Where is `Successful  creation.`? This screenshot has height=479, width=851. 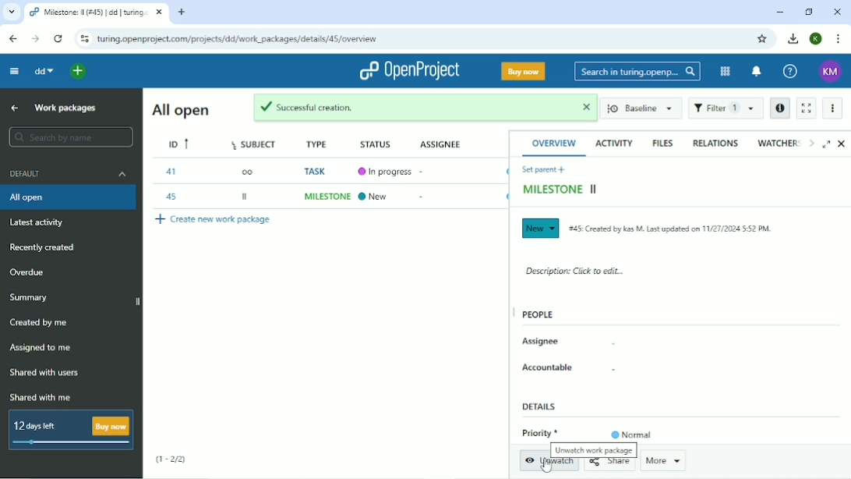
Successful  creation. is located at coordinates (410, 108).